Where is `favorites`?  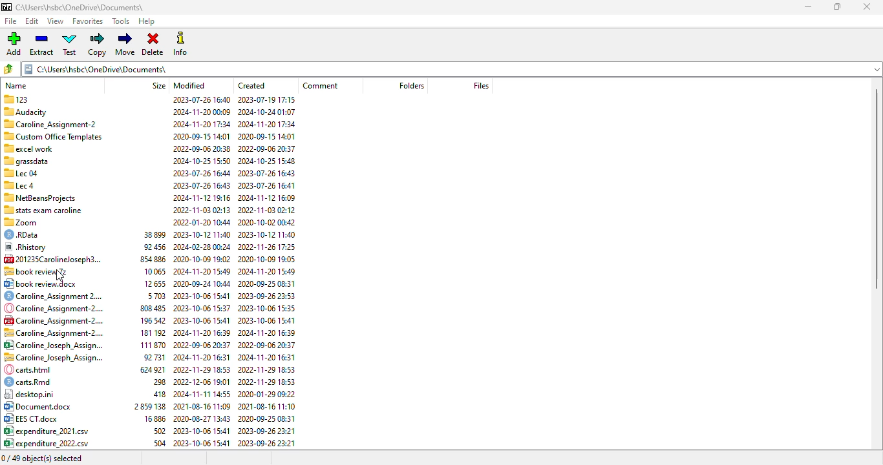
favorites is located at coordinates (88, 21).